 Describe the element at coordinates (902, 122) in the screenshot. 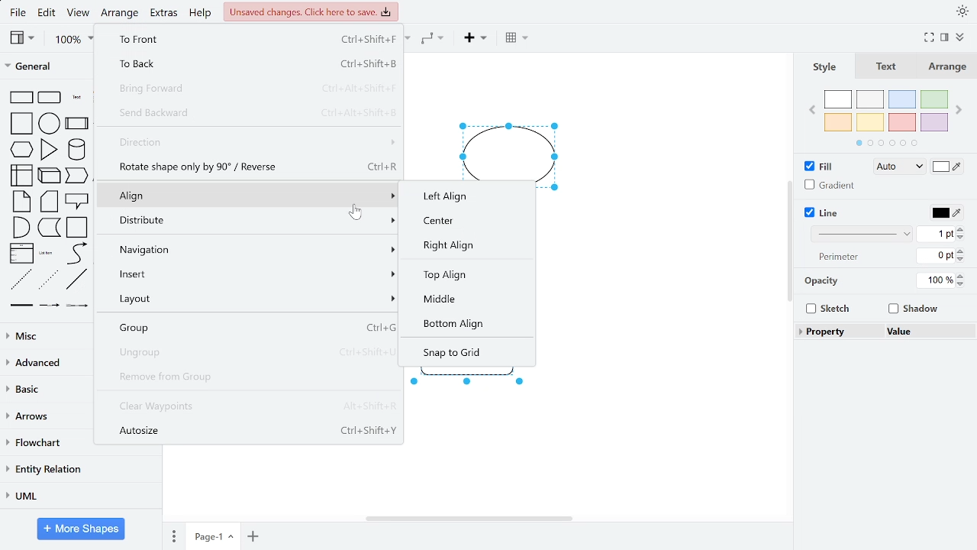

I see `red` at that location.